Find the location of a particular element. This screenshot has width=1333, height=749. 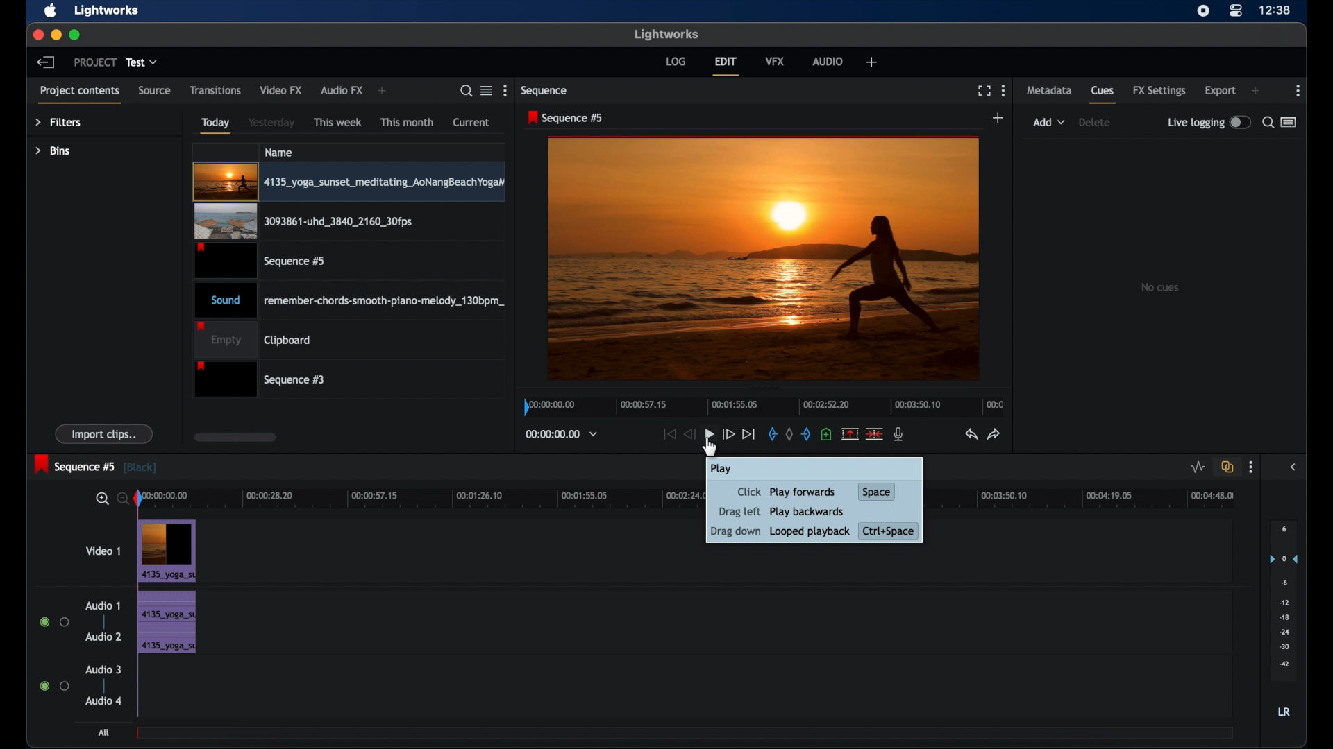

add is located at coordinates (1255, 91).